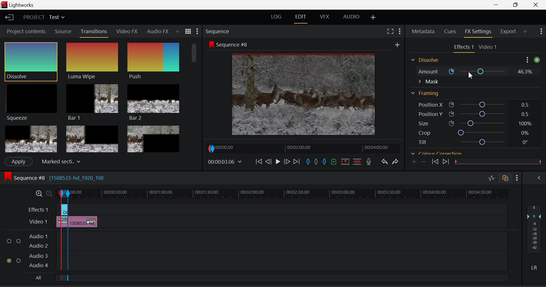 This screenshot has width=546, height=287. I want to click on Segment Created with In and Out, so click(63, 253).